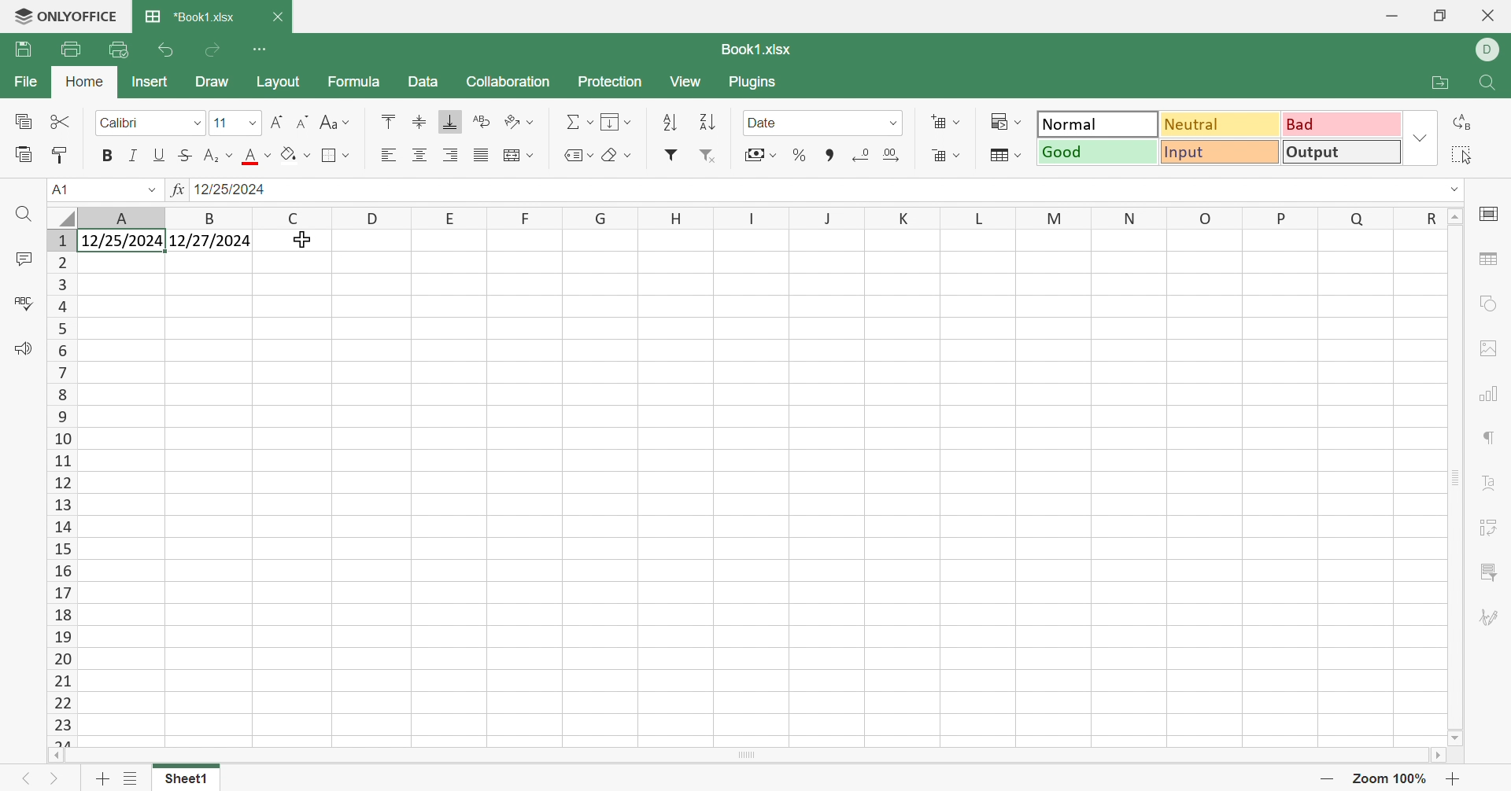 Image resolution: width=1511 pixels, height=791 pixels. I want to click on Home, so click(83, 83).